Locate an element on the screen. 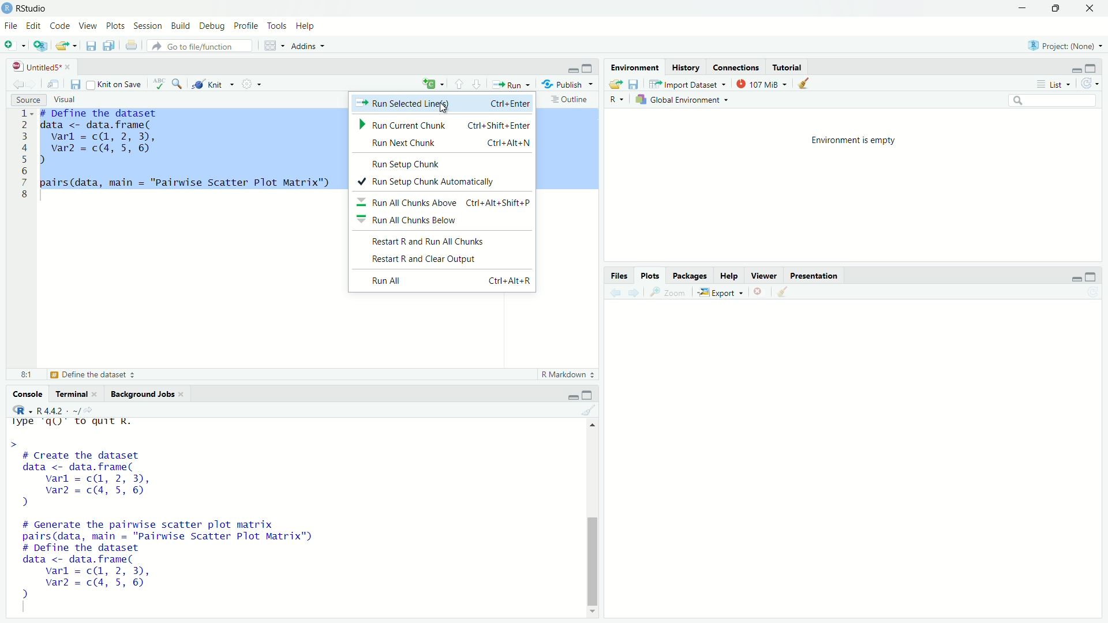  Edit is located at coordinates (34, 24).